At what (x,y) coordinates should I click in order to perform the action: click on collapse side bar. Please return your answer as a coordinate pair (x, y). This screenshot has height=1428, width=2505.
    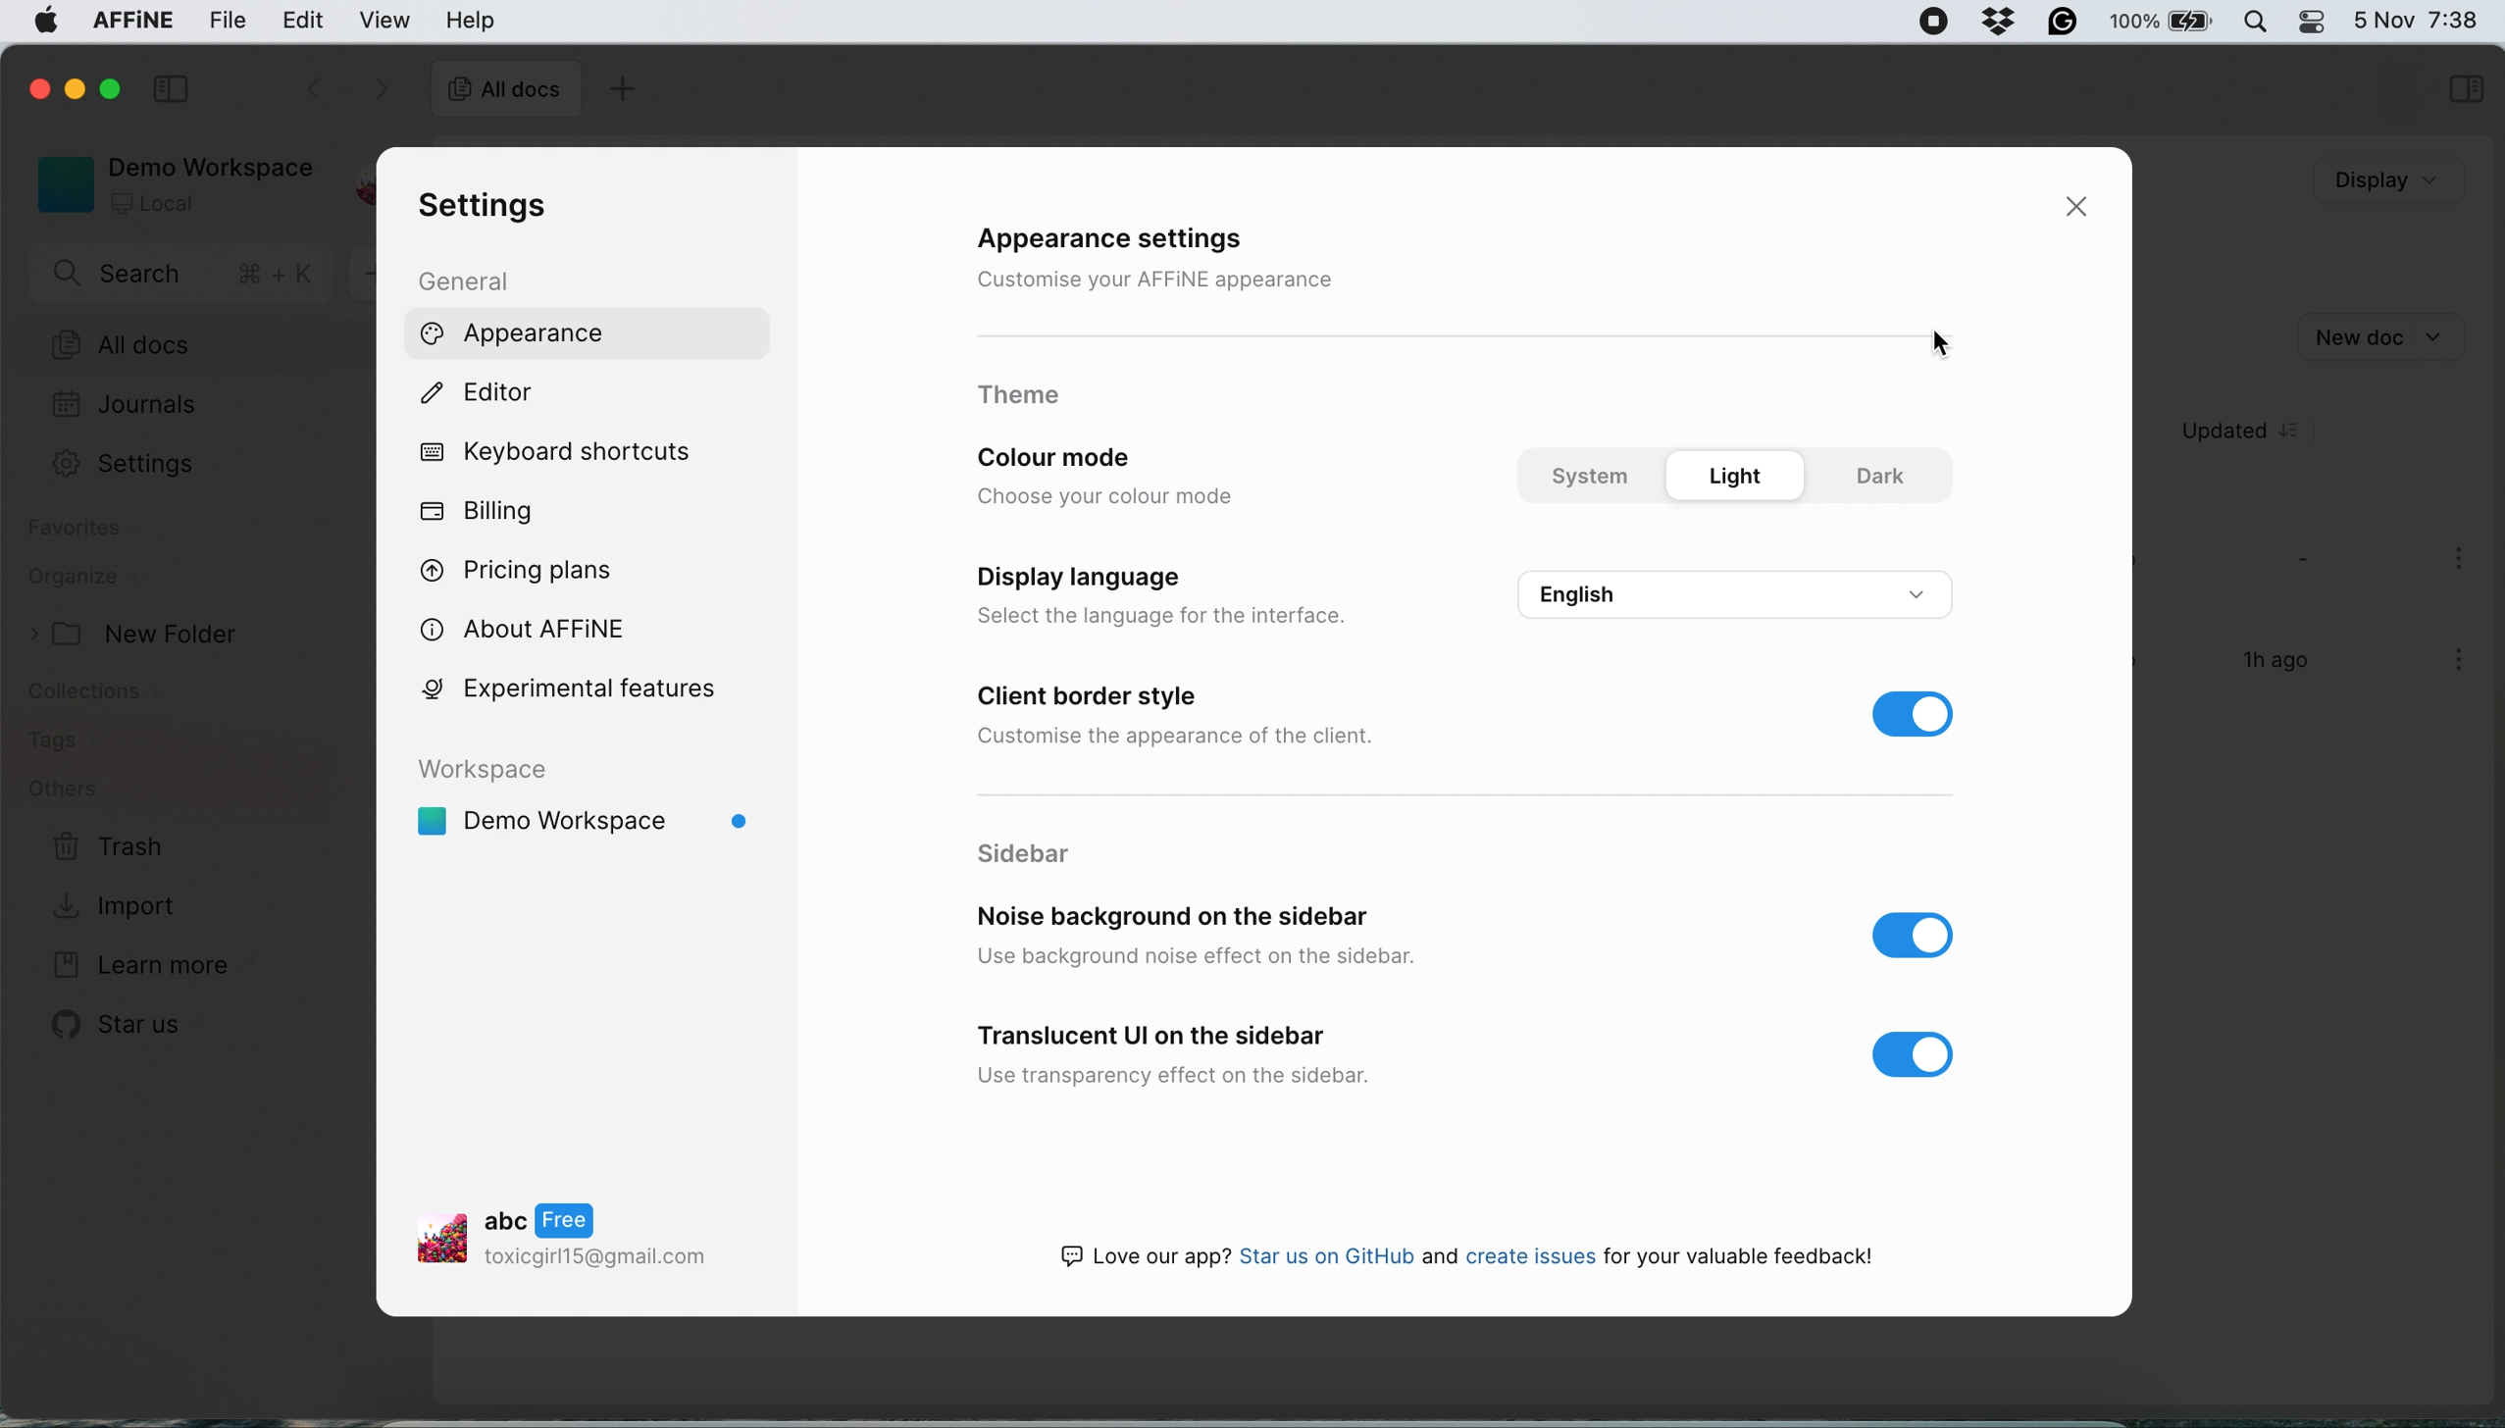
    Looking at the image, I should click on (170, 91).